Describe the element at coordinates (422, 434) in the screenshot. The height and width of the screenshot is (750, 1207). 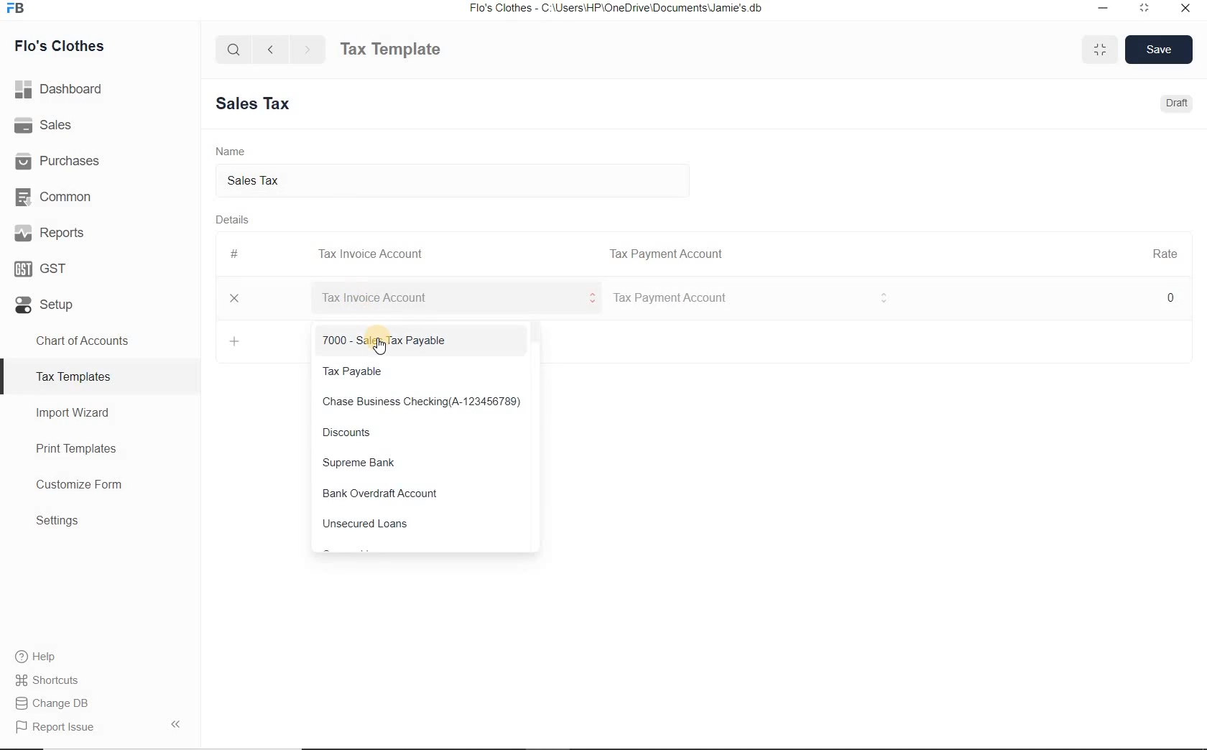
I see `Discounts.` at that location.